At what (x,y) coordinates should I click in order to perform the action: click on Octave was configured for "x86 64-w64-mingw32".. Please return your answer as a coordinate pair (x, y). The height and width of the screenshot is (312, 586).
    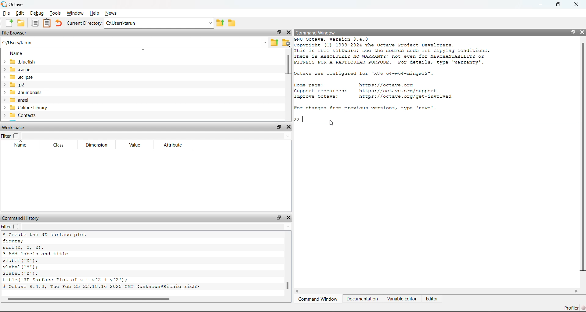
    Looking at the image, I should click on (365, 73).